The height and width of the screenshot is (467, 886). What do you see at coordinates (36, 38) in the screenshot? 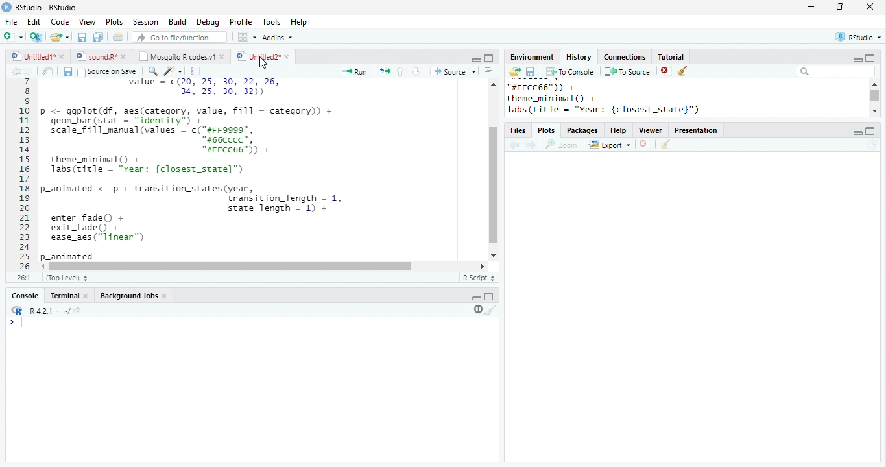
I see `New project` at bounding box center [36, 38].